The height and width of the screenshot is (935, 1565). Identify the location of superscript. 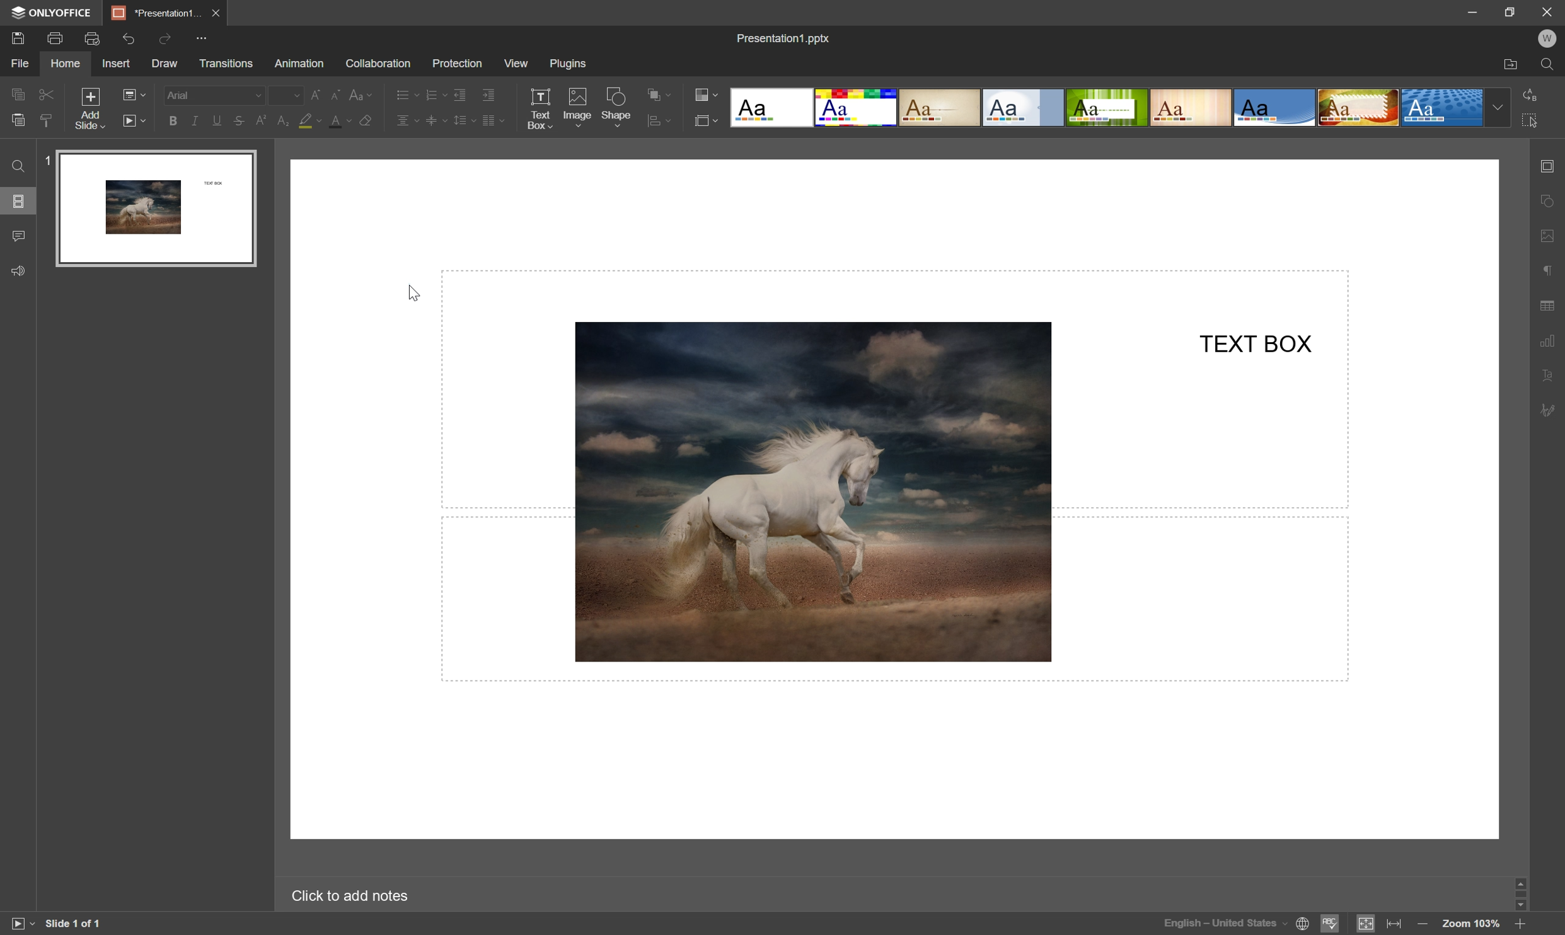
(263, 122).